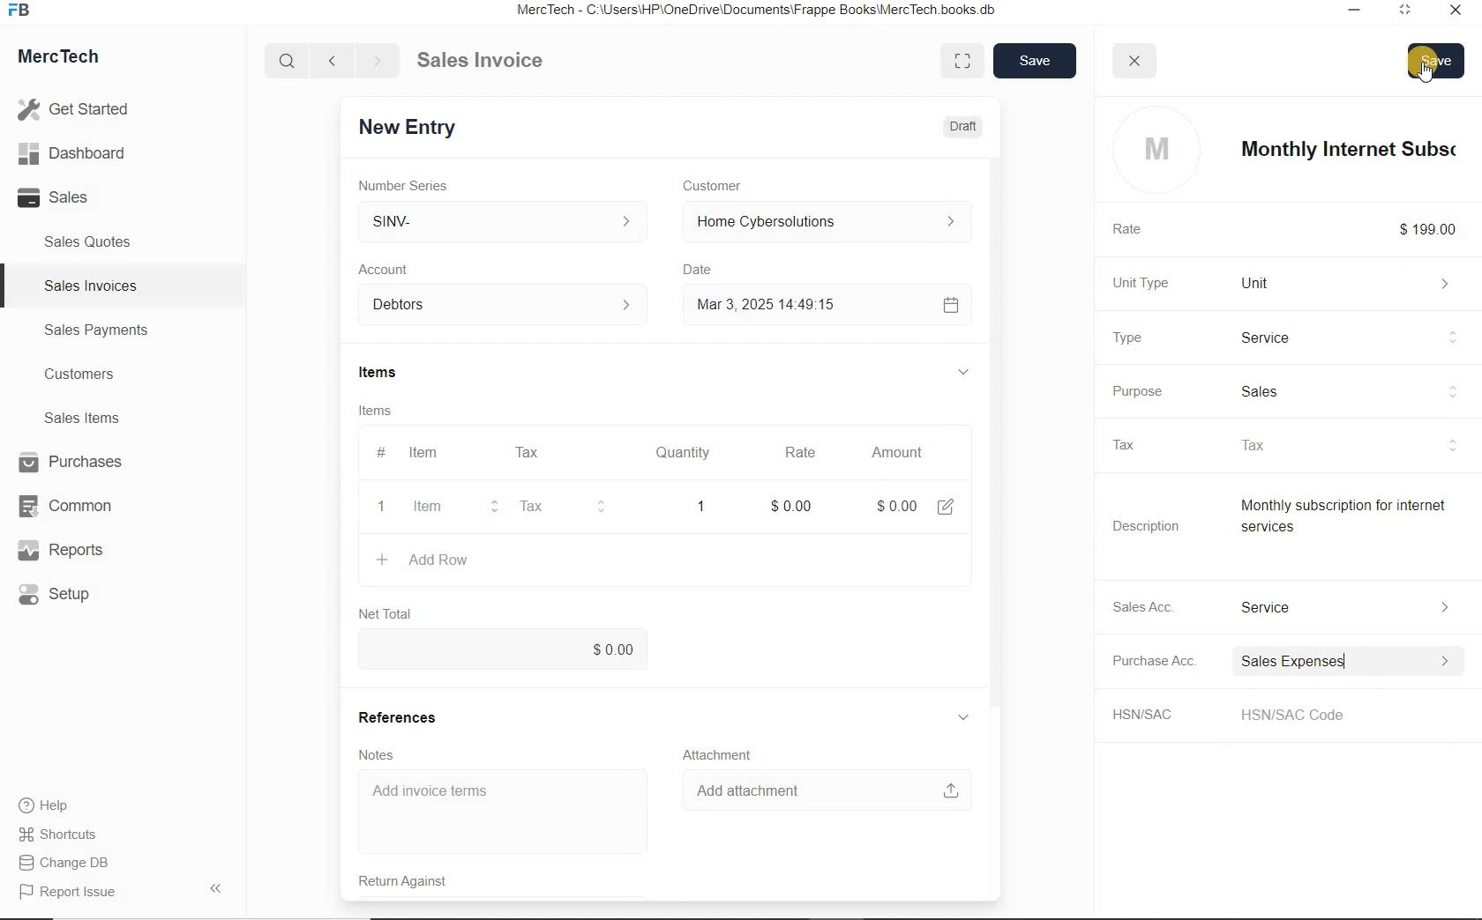 This screenshot has height=920, width=1482. Describe the element at coordinates (964, 62) in the screenshot. I see `Toggle between form and full width` at that location.